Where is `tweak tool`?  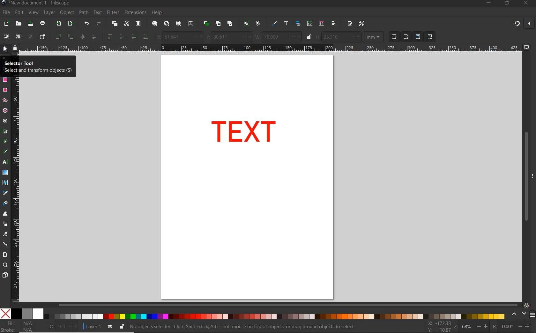 tweak tool is located at coordinates (5, 214).